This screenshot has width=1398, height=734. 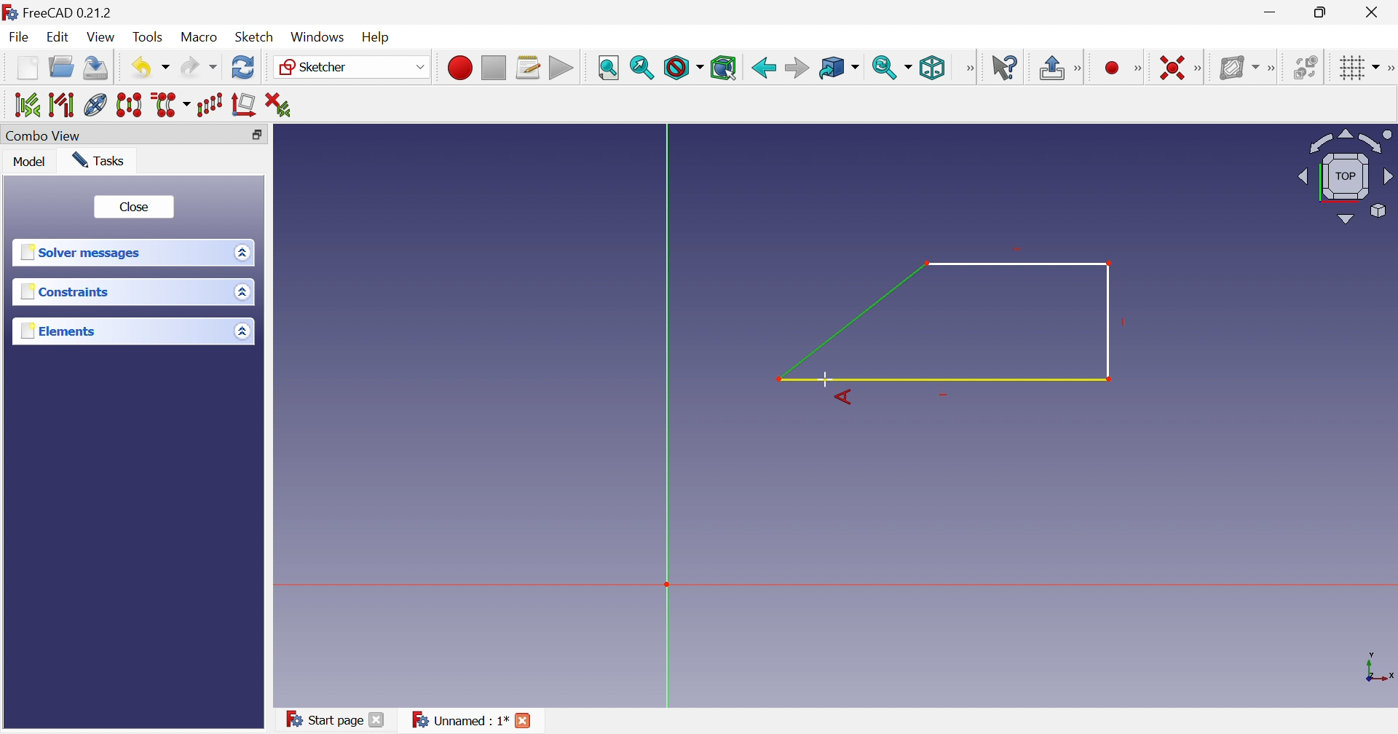 What do you see at coordinates (1380, 668) in the screenshot?
I see `X, Y plane` at bounding box center [1380, 668].